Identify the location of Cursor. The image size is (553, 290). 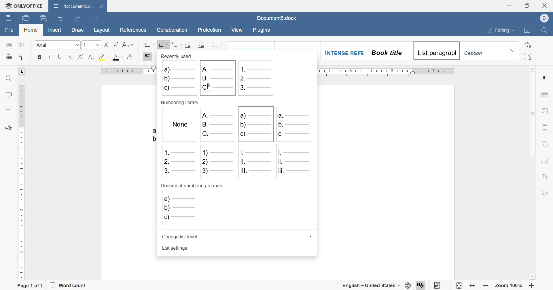
(210, 87).